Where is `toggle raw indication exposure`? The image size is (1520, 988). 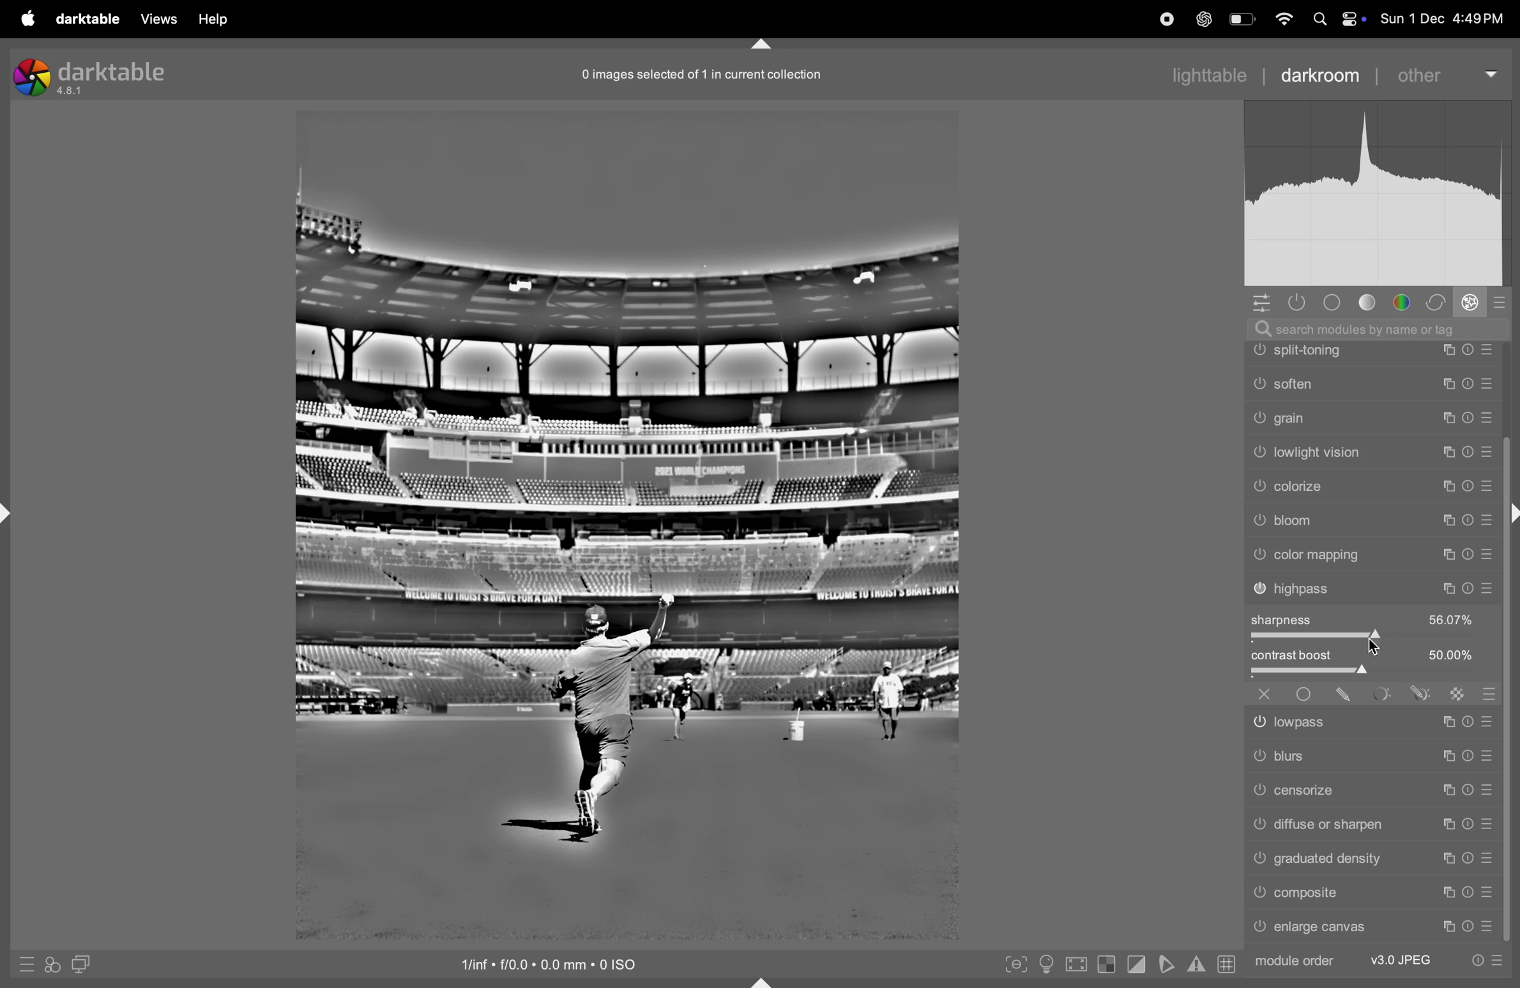 toggle raw indication exposure is located at coordinates (1106, 966).